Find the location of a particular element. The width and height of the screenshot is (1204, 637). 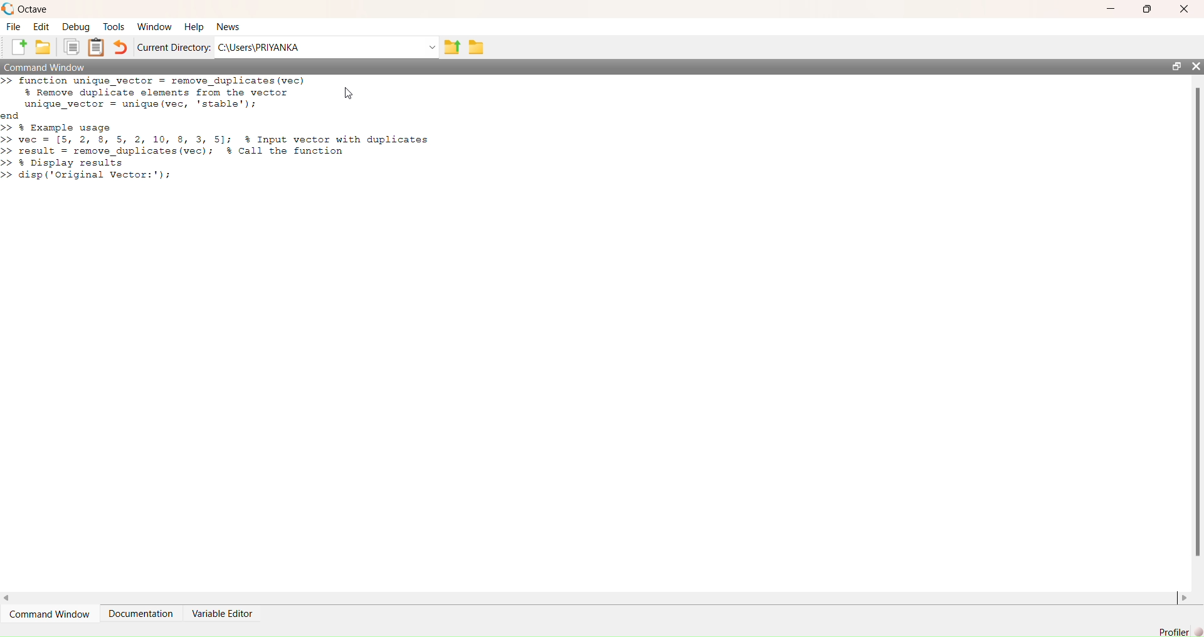

debug is located at coordinates (77, 28).